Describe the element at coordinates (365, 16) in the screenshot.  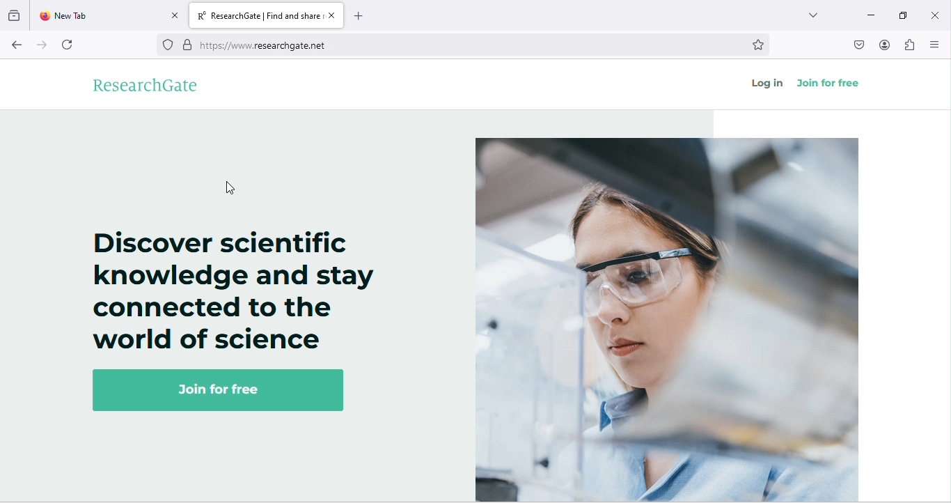
I see `add` at that location.